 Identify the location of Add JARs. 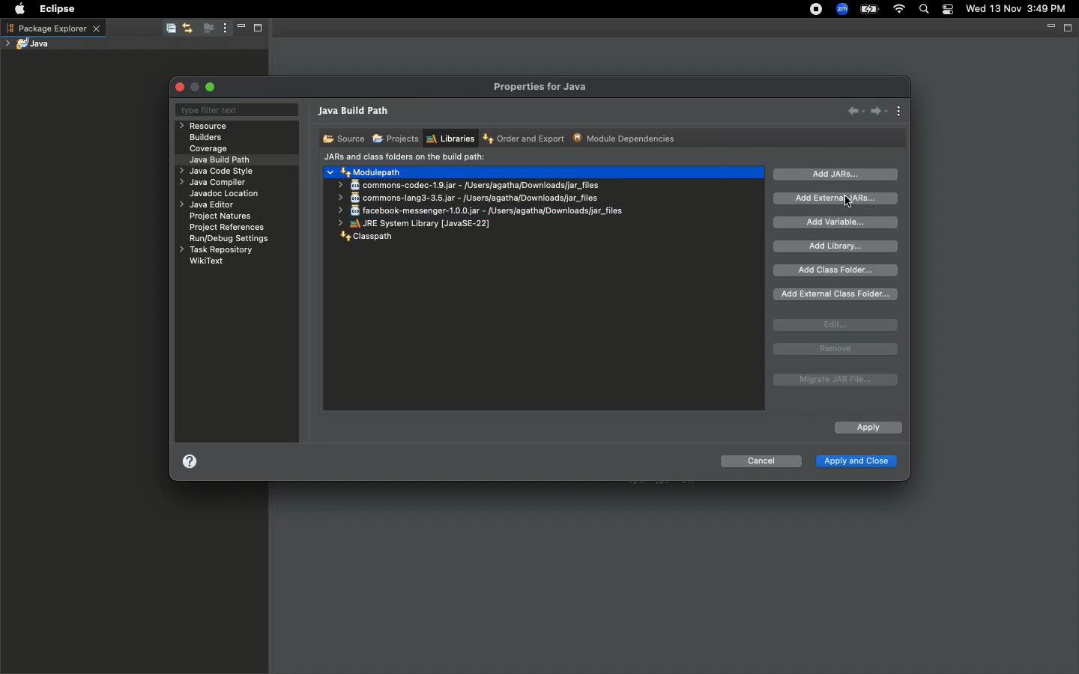
(836, 174).